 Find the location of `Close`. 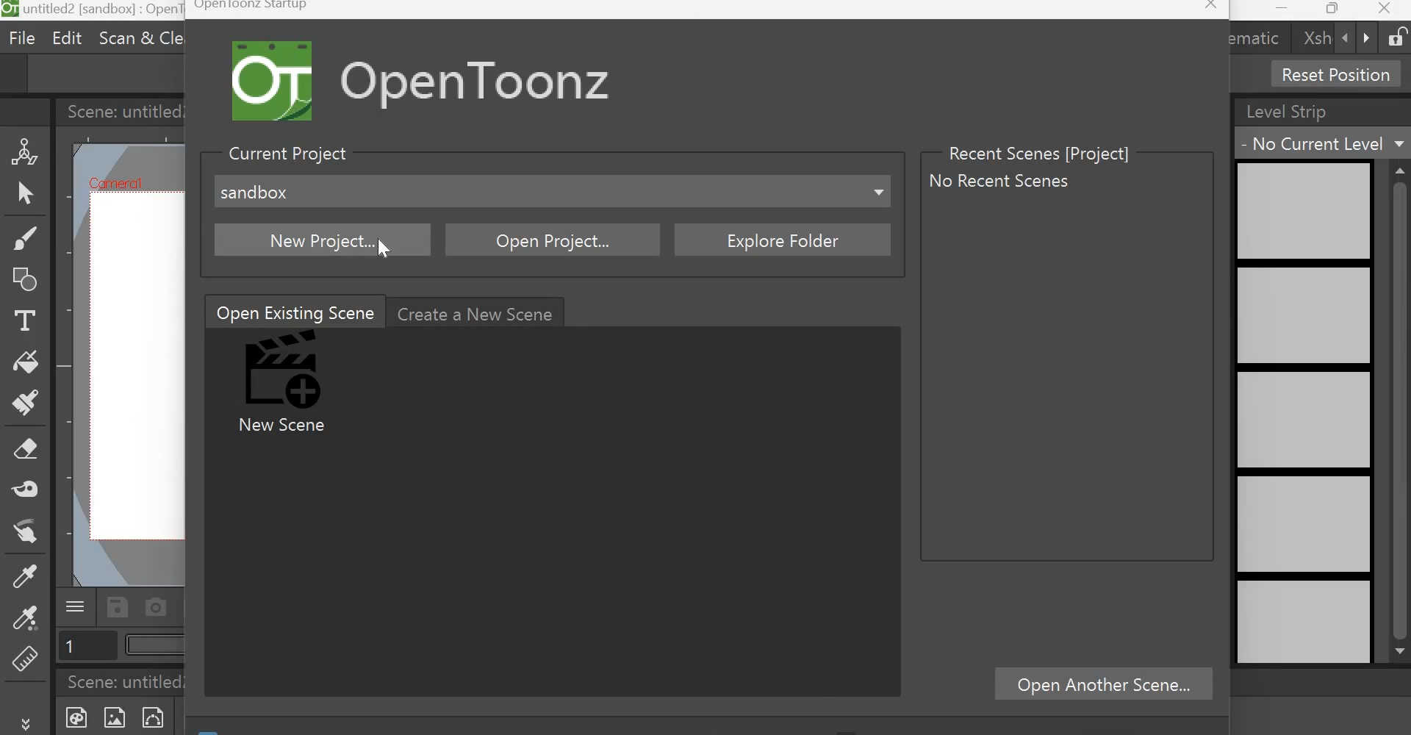

Close is located at coordinates (1388, 10).